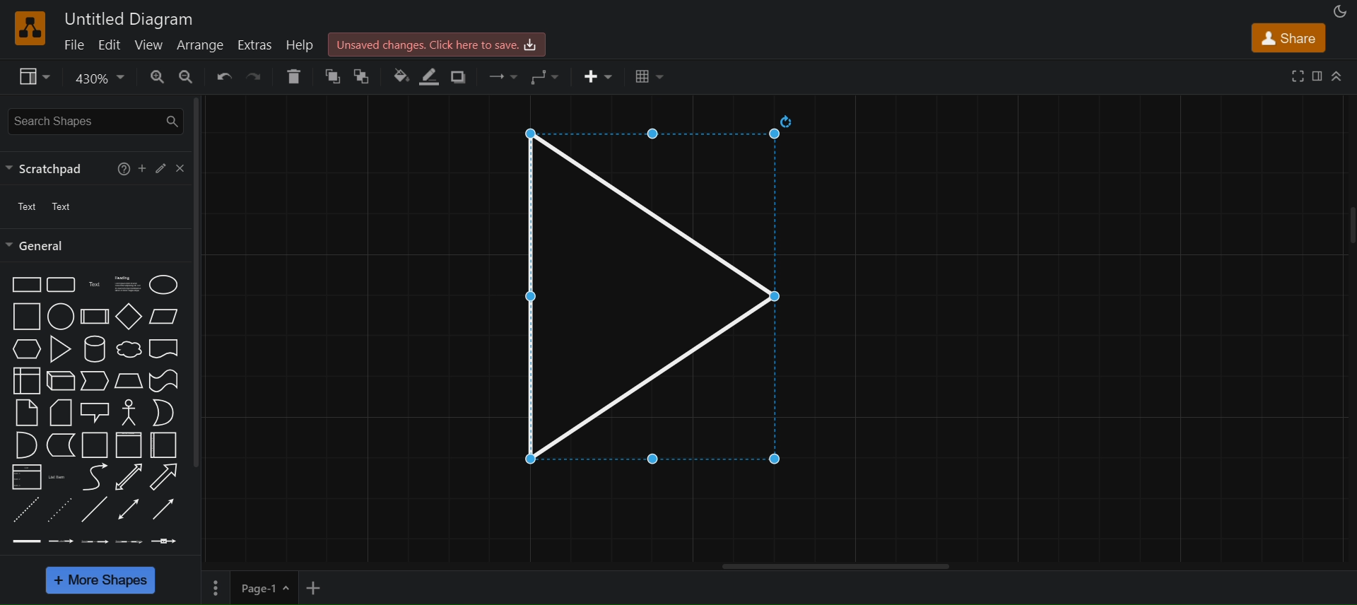 The height and width of the screenshot is (605, 1357). I want to click on More shapes, so click(100, 580).